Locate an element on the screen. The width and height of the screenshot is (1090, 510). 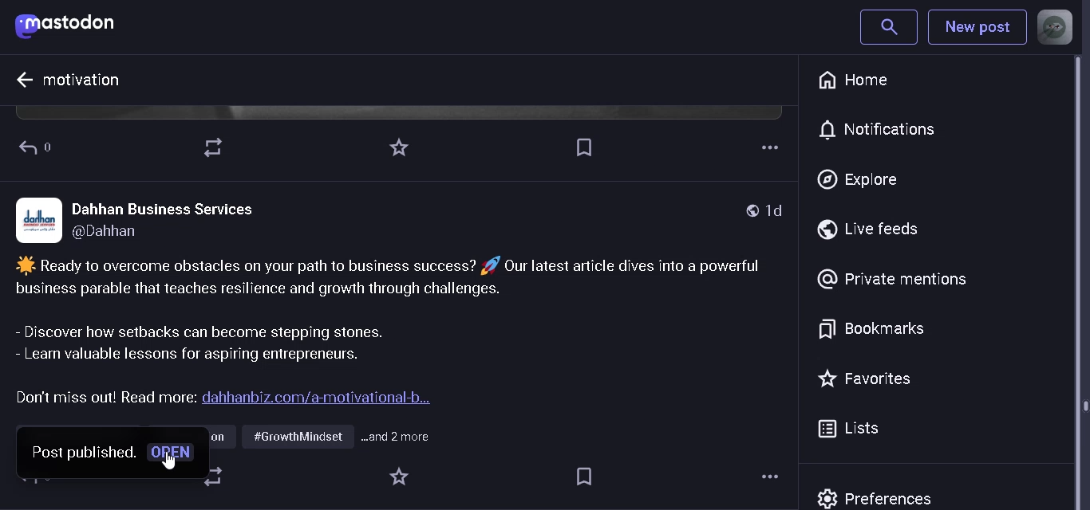
Favorite is located at coordinates (399, 477).